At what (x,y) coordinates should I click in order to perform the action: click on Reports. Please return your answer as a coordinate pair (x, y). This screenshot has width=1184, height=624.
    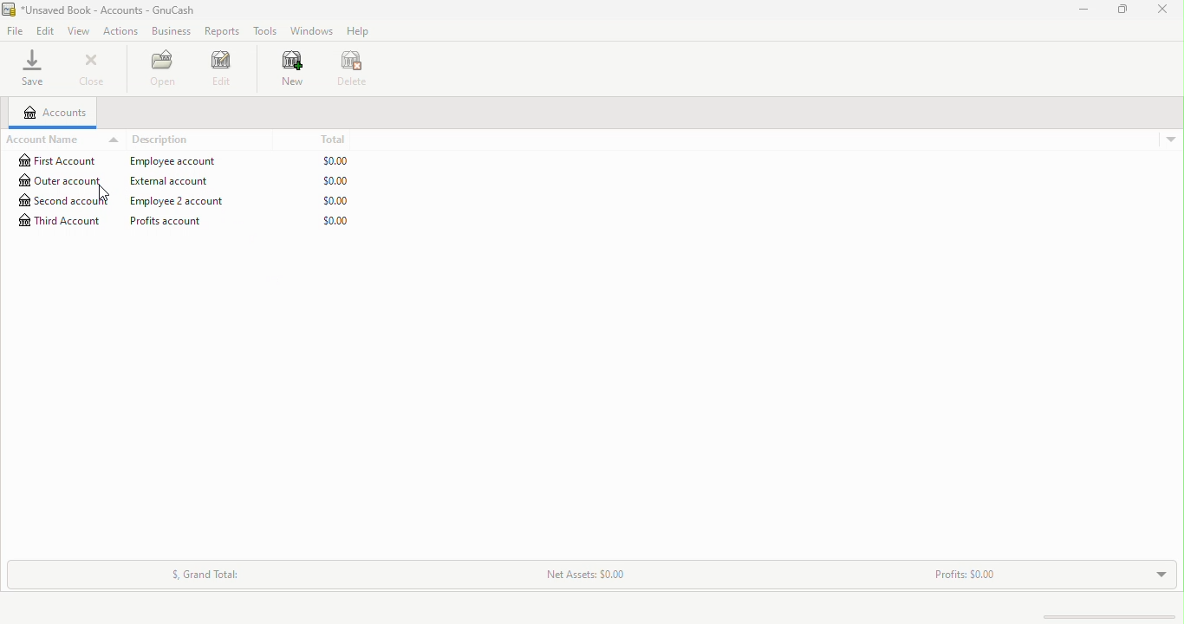
    Looking at the image, I should click on (221, 30).